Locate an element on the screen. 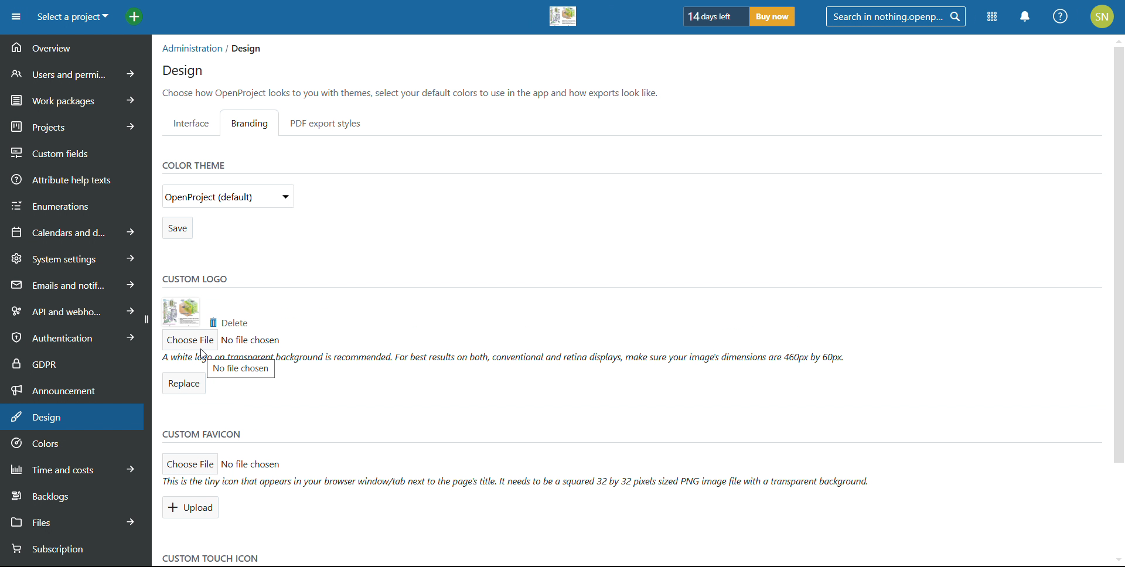  enumerations is located at coordinates (76, 204).